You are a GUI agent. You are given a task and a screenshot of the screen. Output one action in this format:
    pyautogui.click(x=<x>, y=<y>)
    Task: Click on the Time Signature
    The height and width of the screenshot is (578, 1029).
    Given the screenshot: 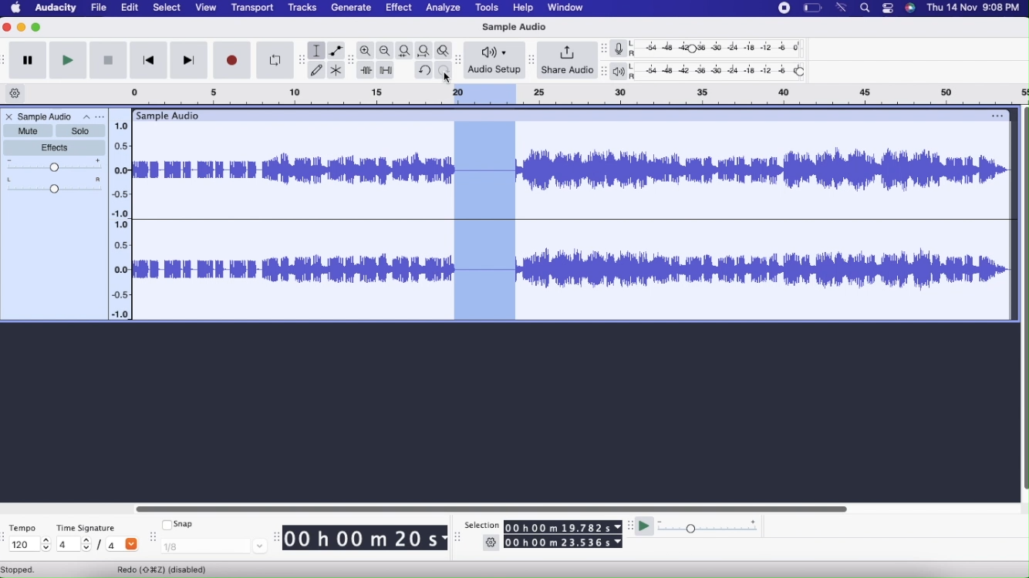 What is the action you would take?
    pyautogui.click(x=87, y=528)
    